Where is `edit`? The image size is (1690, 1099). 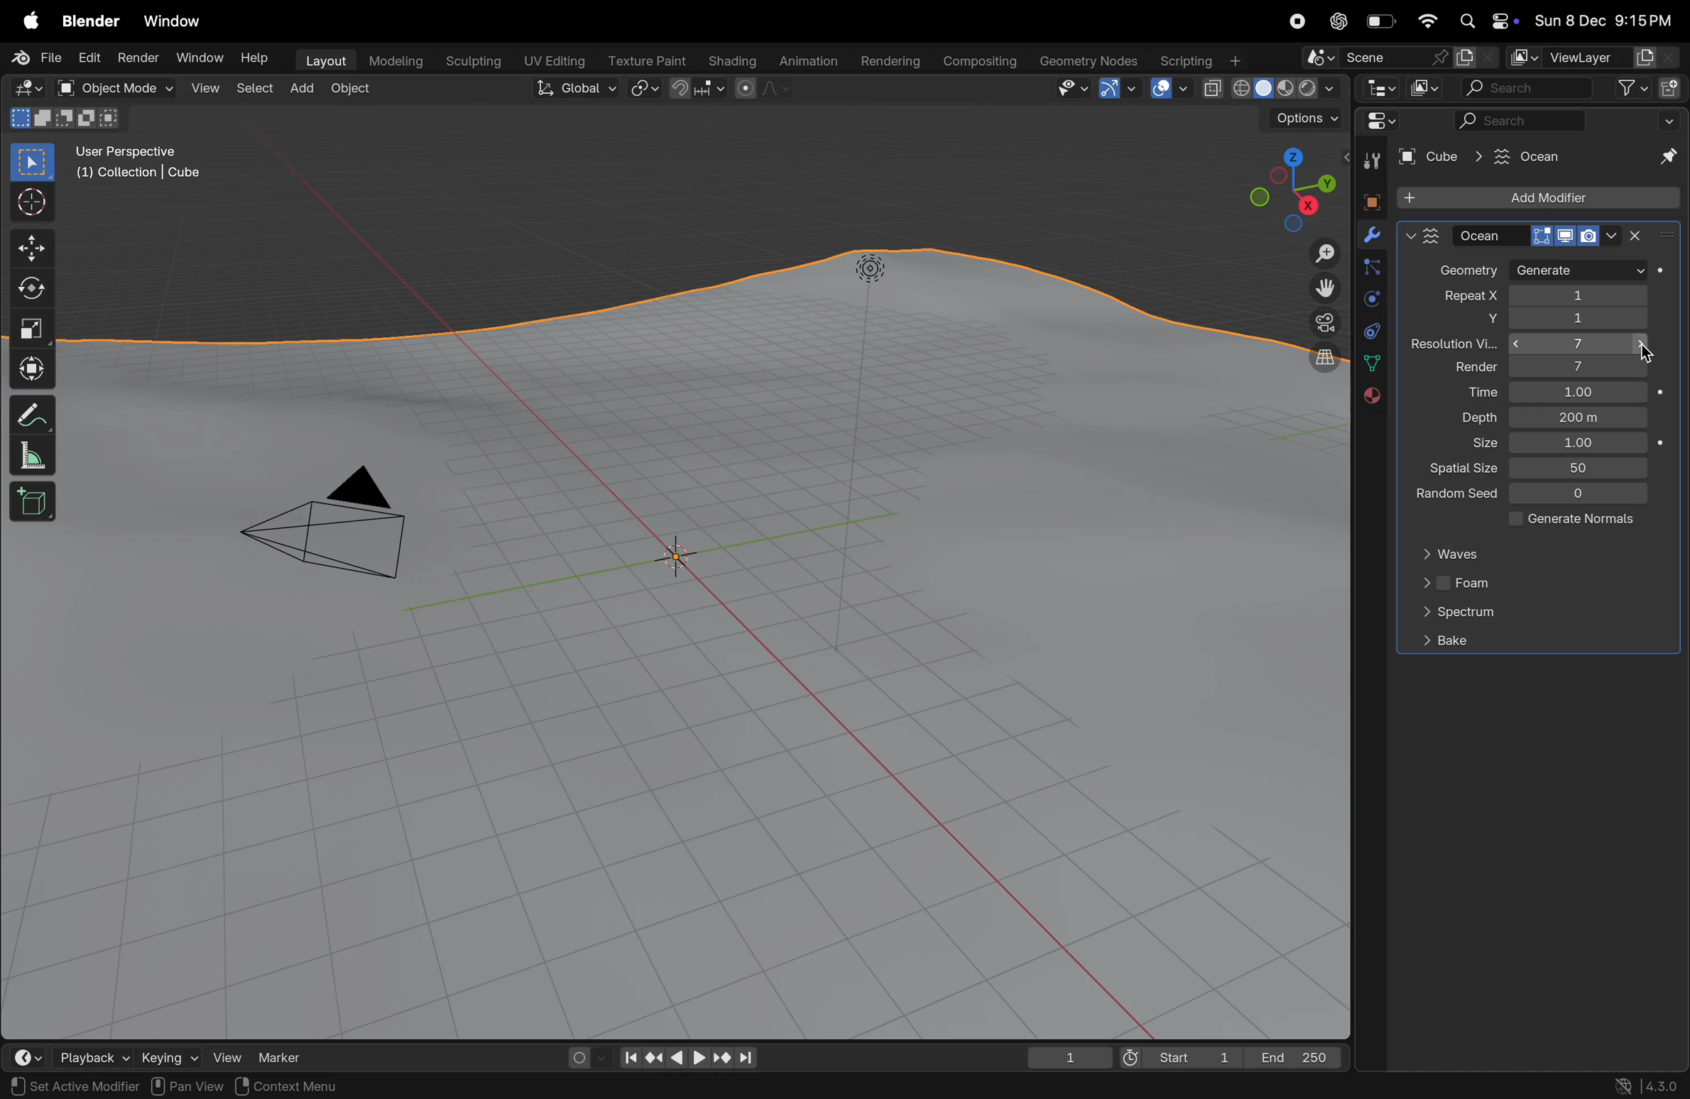
edit is located at coordinates (88, 58).